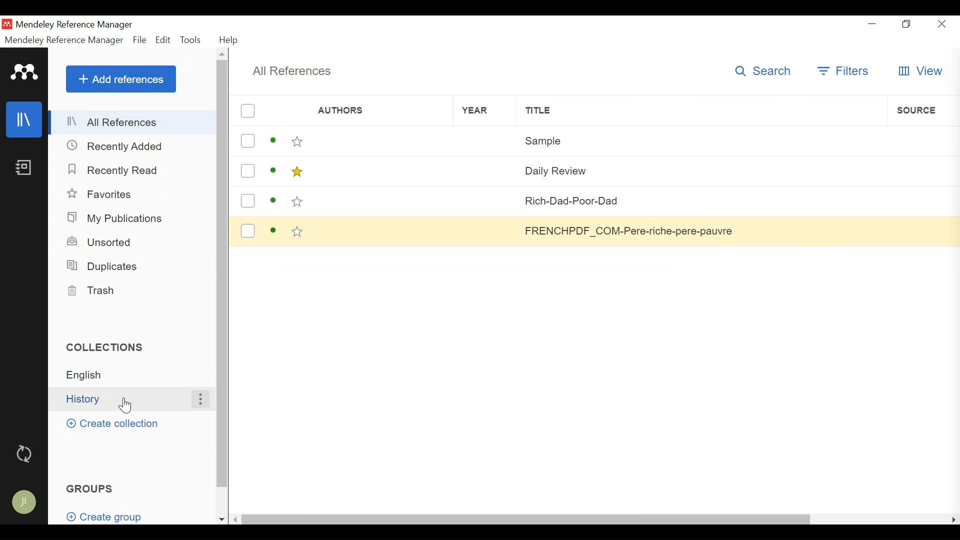  Describe the element at coordinates (91, 488) in the screenshot. I see `Groups` at that location.